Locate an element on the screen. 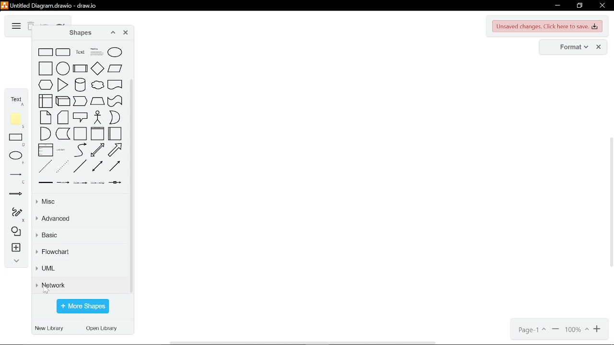  current zoom is located at coordinates (577, 330).